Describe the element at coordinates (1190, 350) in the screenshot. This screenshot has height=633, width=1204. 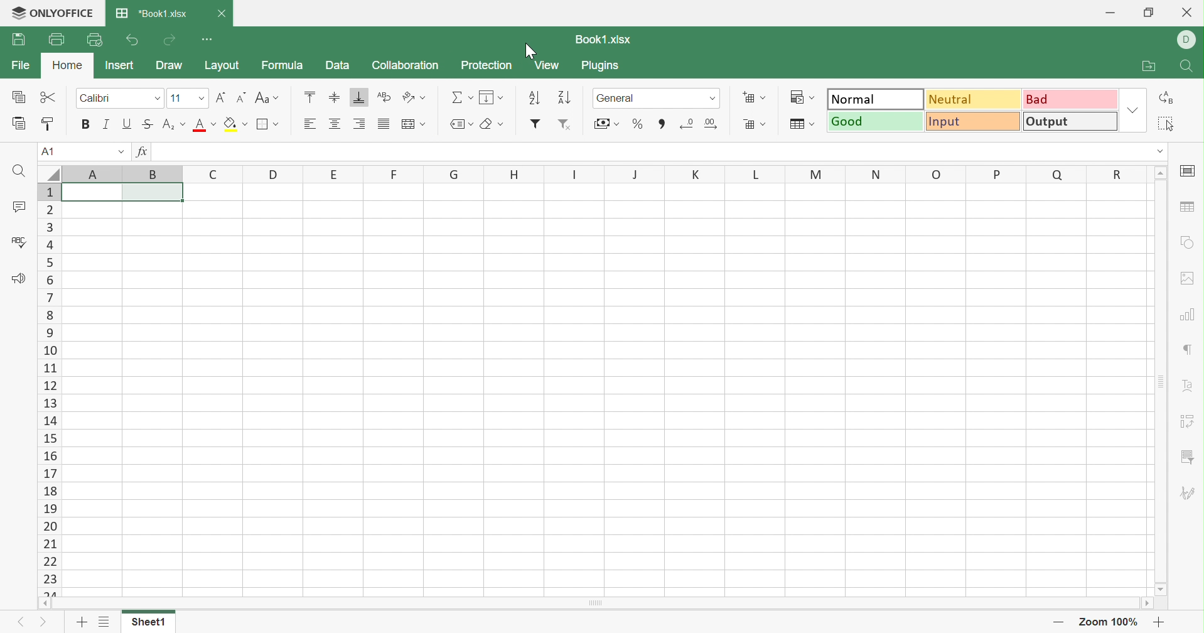
I see `Paragraph settings` at that location.